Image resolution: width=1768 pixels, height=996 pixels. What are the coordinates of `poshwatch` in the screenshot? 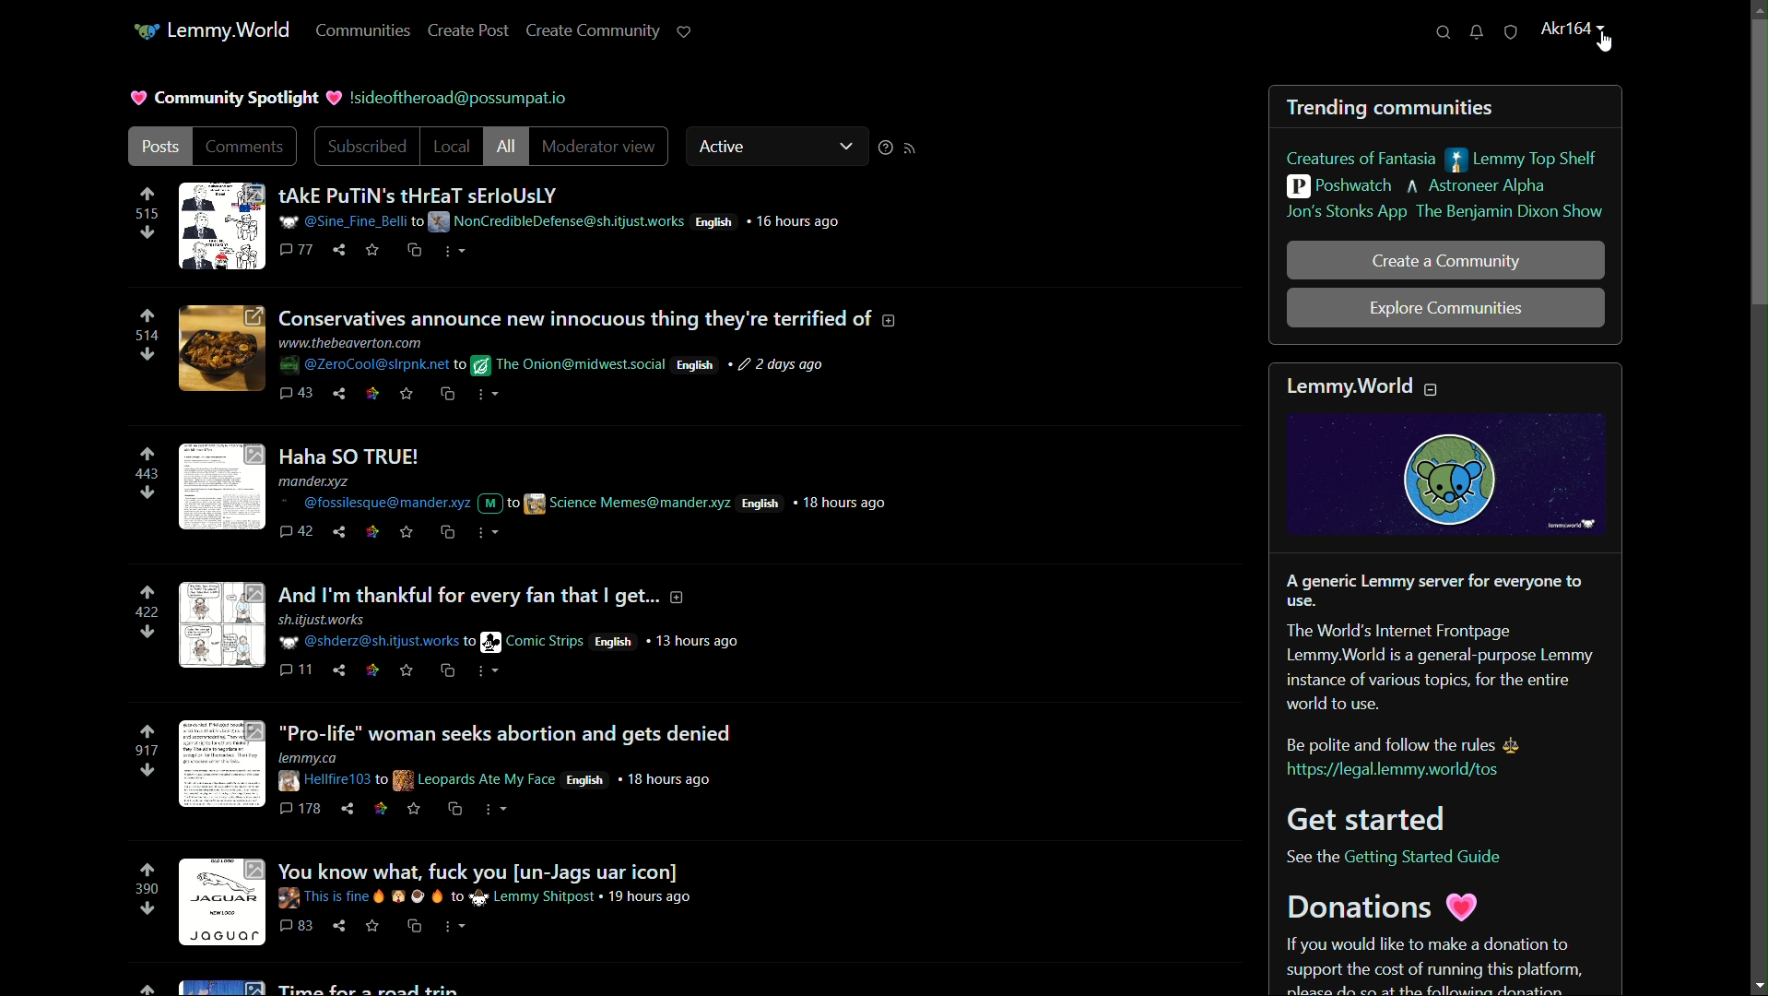 It's located at (1338, 186).